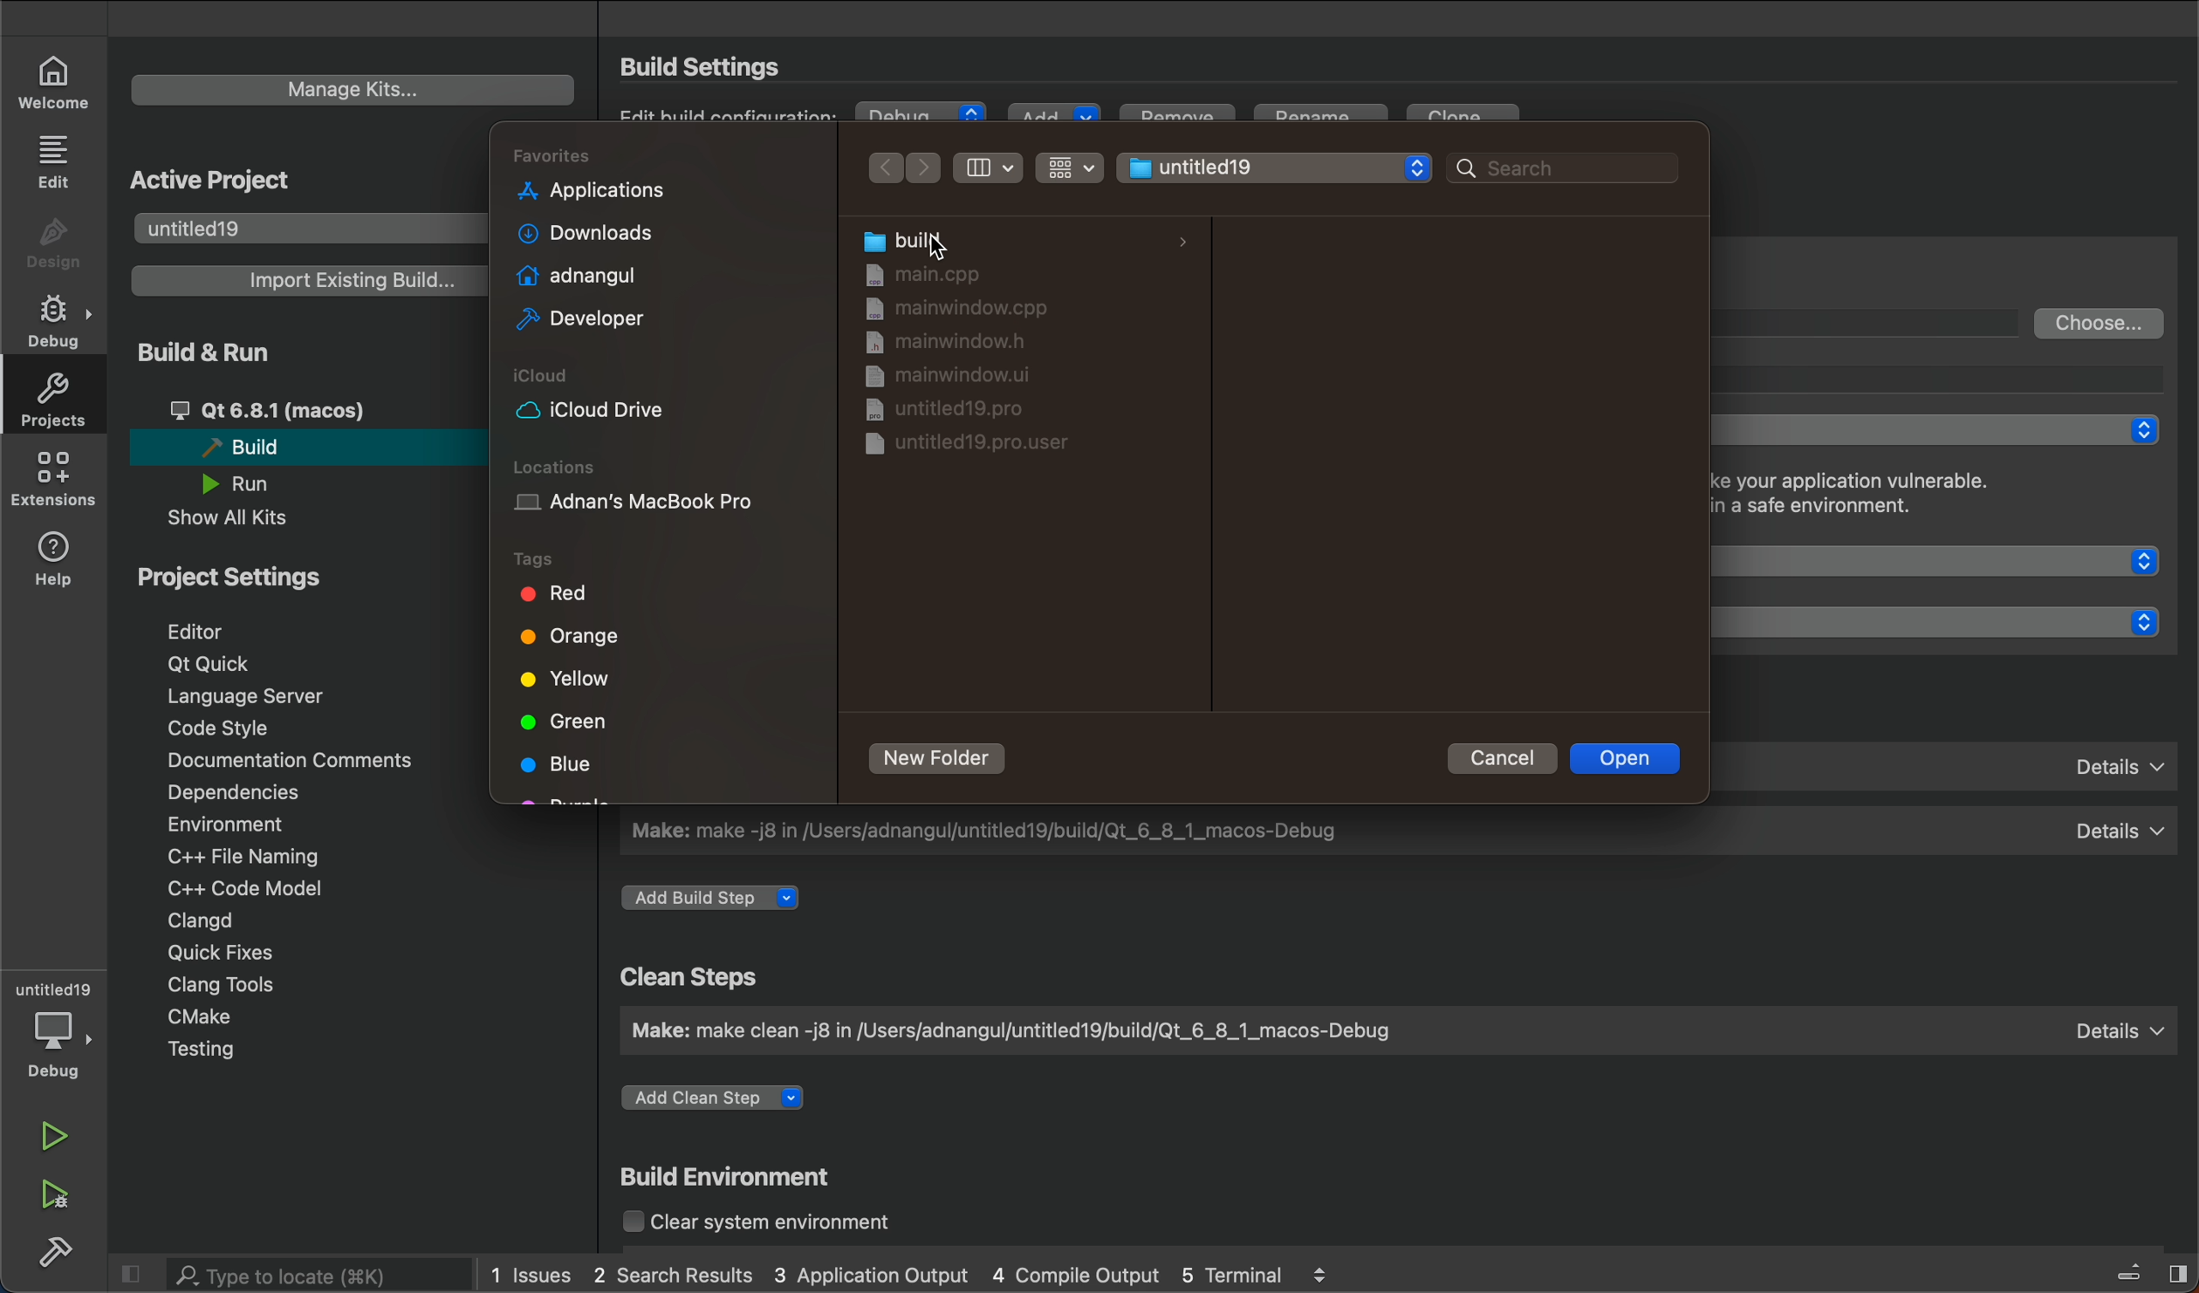 The image size is (2199, 1293). I want to click on add clean step, so click(726, 1103).